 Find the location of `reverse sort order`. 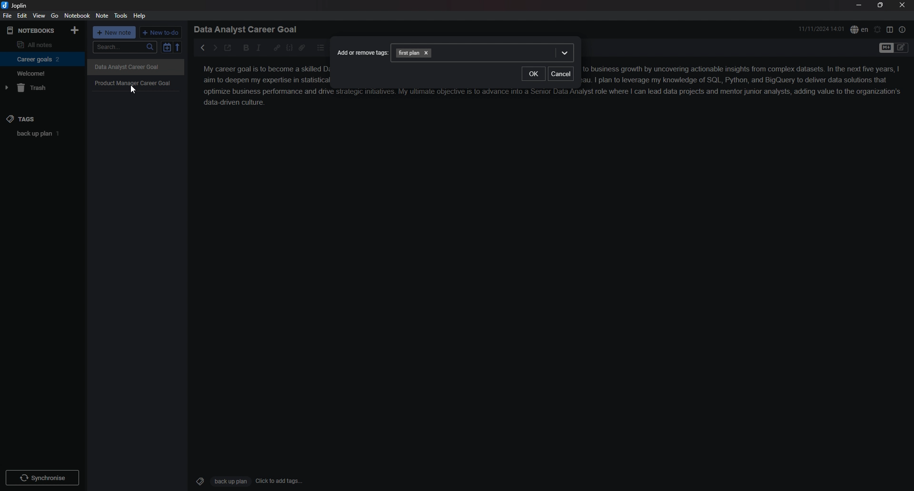

reverse sort order is located at coordinates (178, 47).